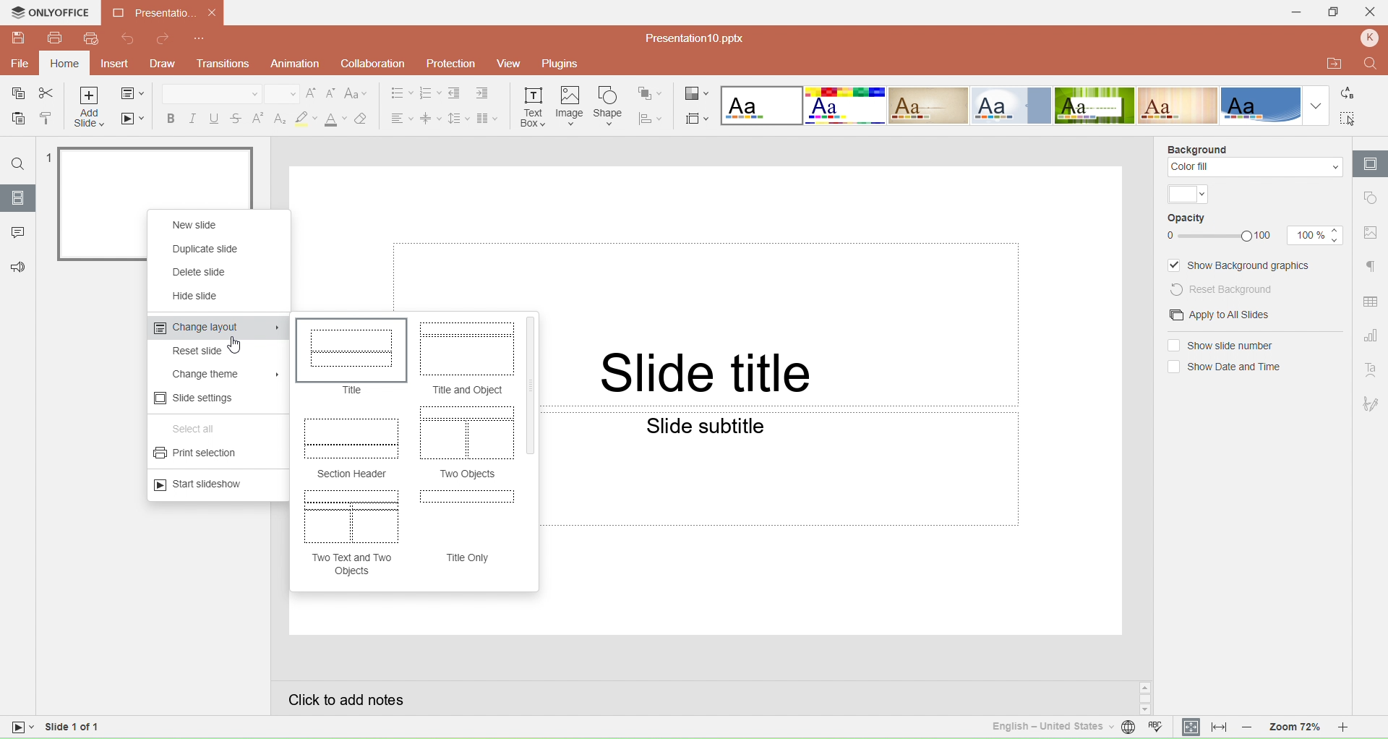  What do you see at coordinates (1261, 105) in the screenshot?
I see `Office` at bounding box center [1261, 105].